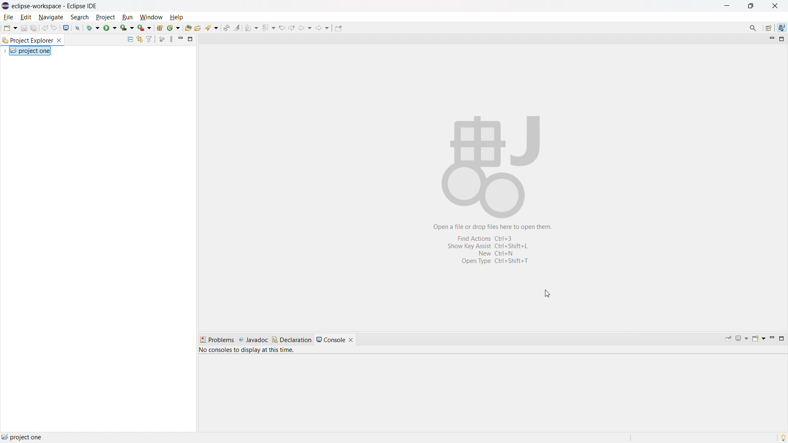 The width and height of the screenshot is (788, 443). Describe the element at coordinates (292, 340) in the screenshot. I see `declaration` at that location.